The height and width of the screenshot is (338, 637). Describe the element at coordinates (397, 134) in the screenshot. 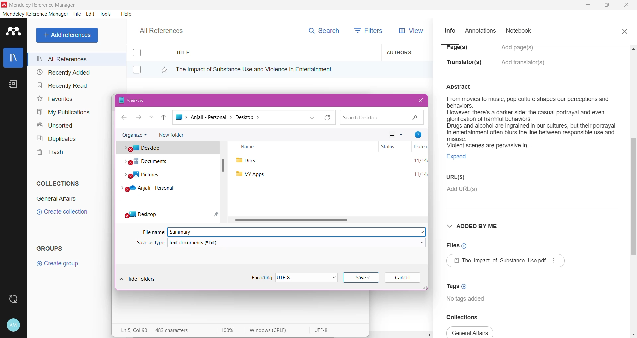

I see `Change your view` at that location.